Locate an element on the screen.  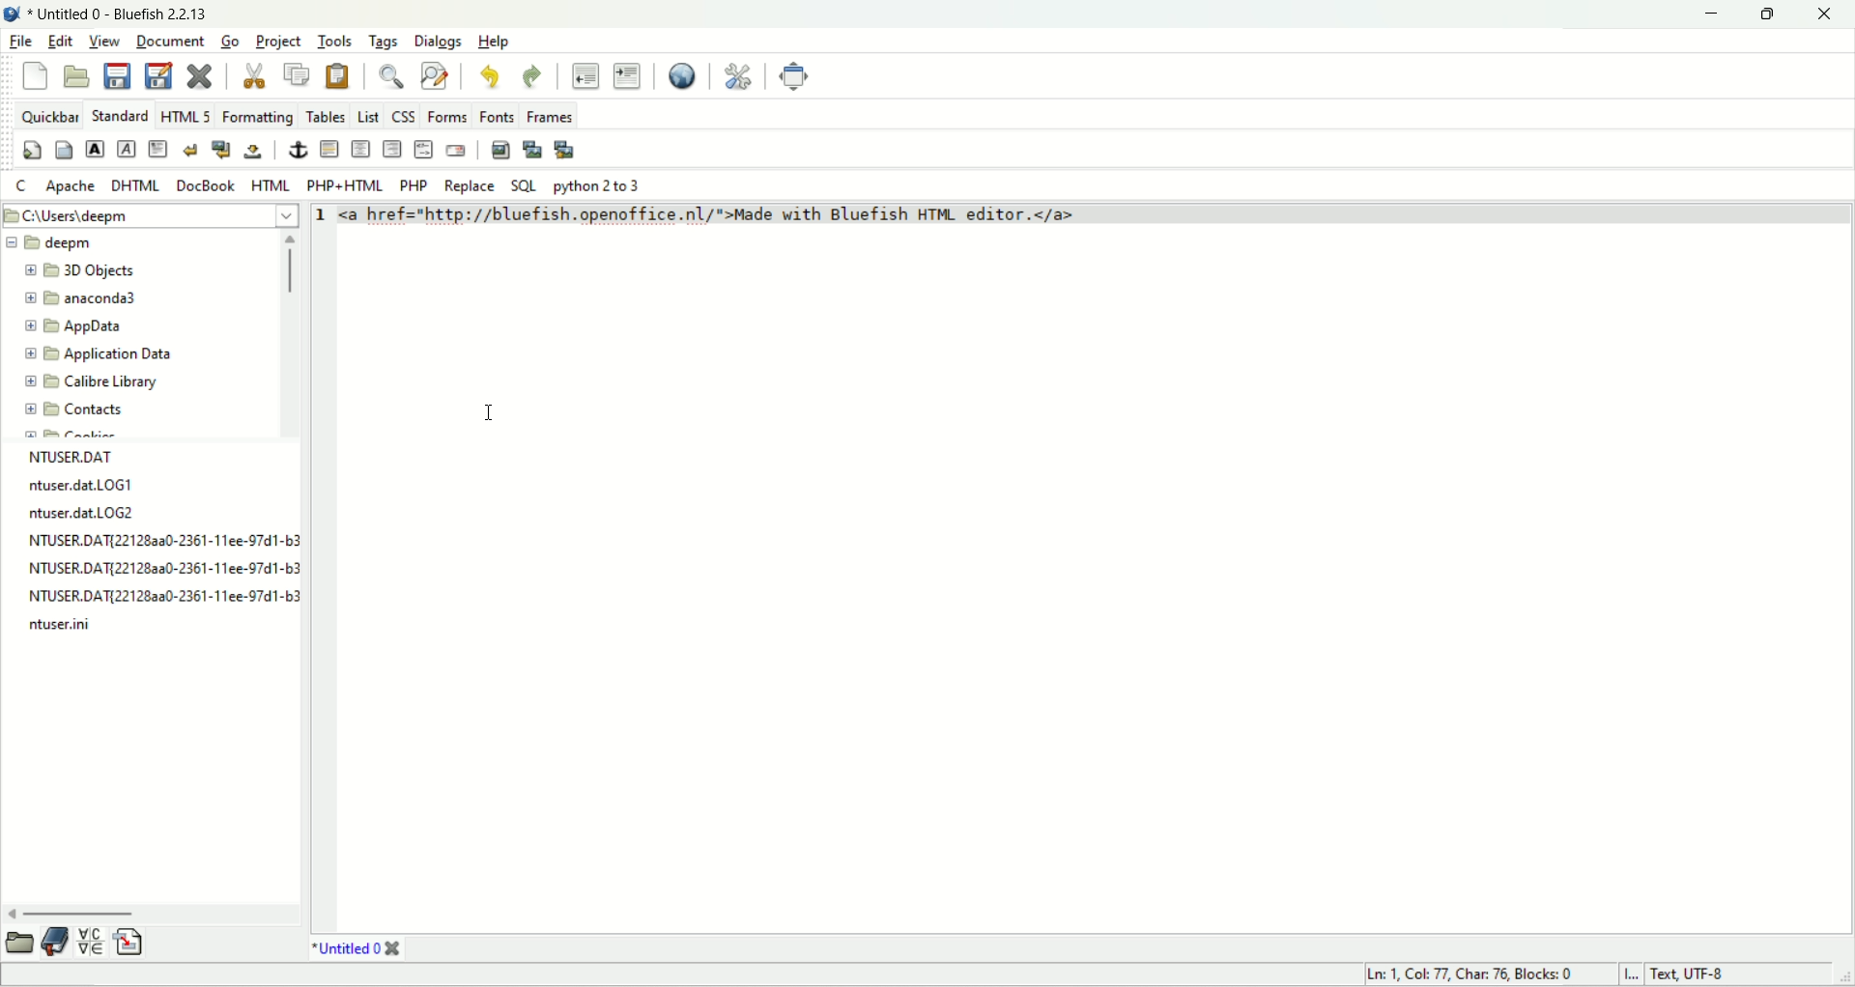
advanced find and replace is located at coordinates (436, 76).